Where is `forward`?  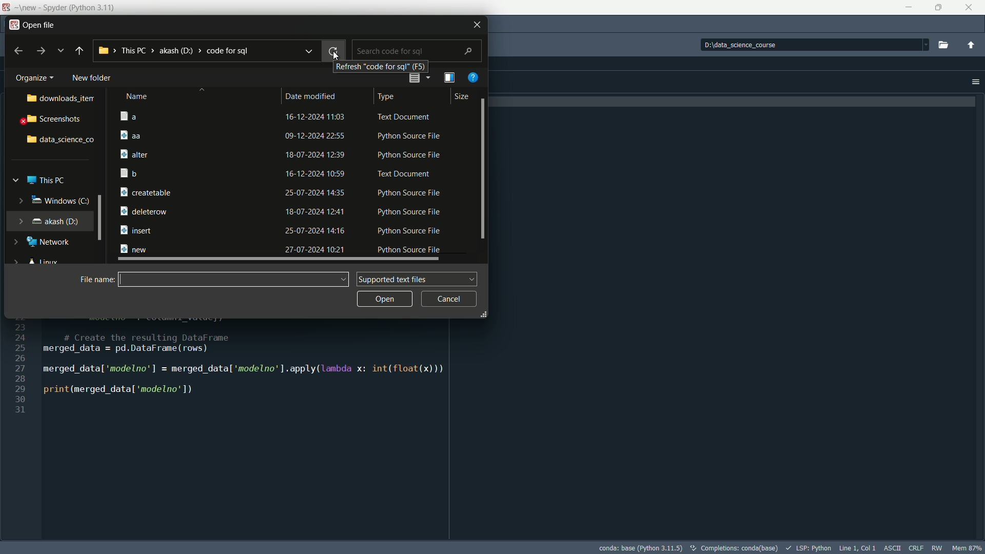 forward is located at coordinates (41, 51).